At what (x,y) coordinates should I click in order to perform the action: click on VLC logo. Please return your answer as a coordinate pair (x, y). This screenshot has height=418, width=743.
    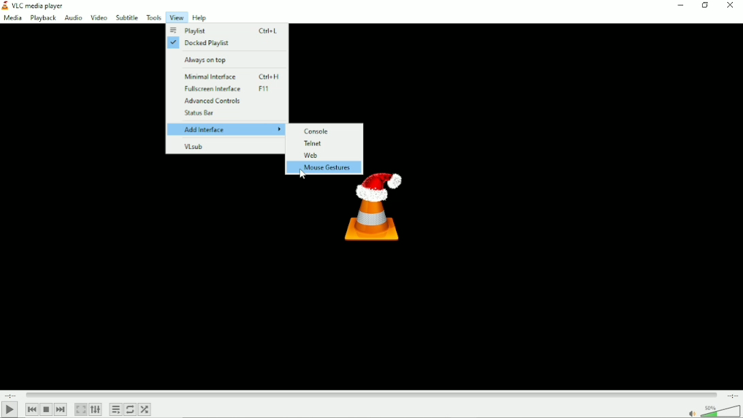
    Looking at the image, I should click on (5, 5).